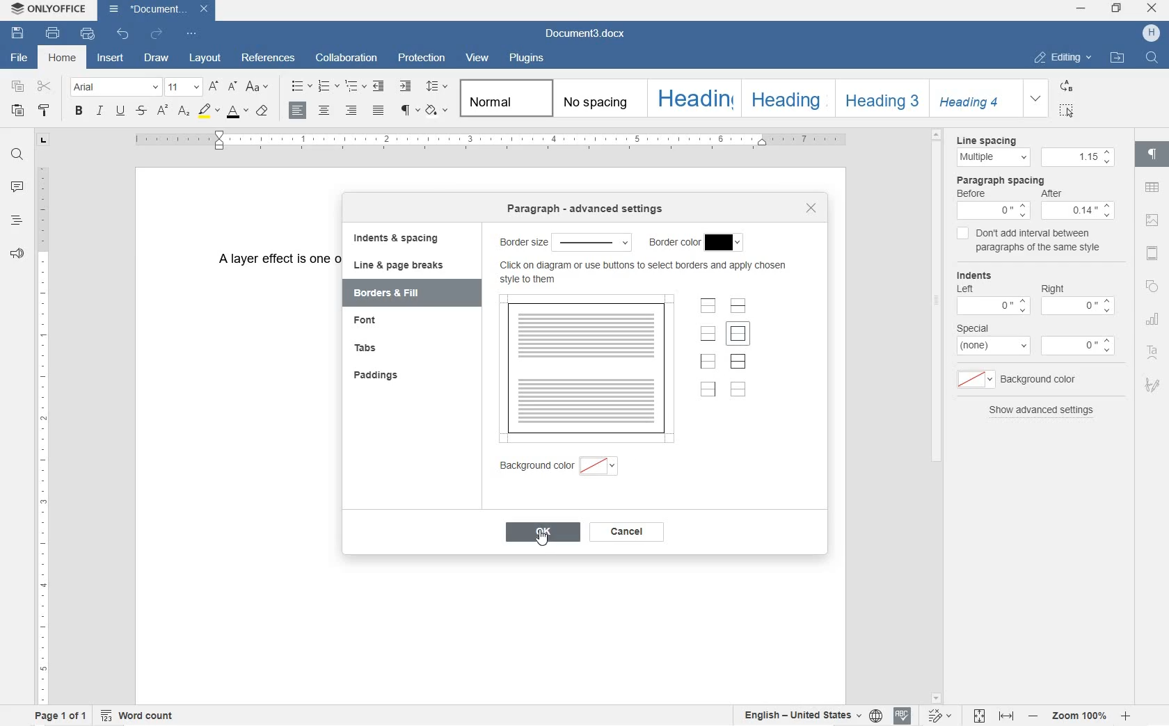  Describe the element at coordinates (387, 324) in the screenshot. I see `font` at that location.